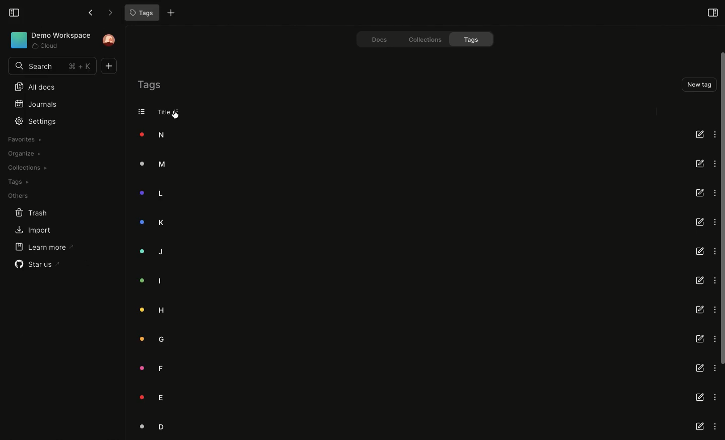 The height and width of the screenshot is (440, 725). I want to click on Trash, so click(25, 212).